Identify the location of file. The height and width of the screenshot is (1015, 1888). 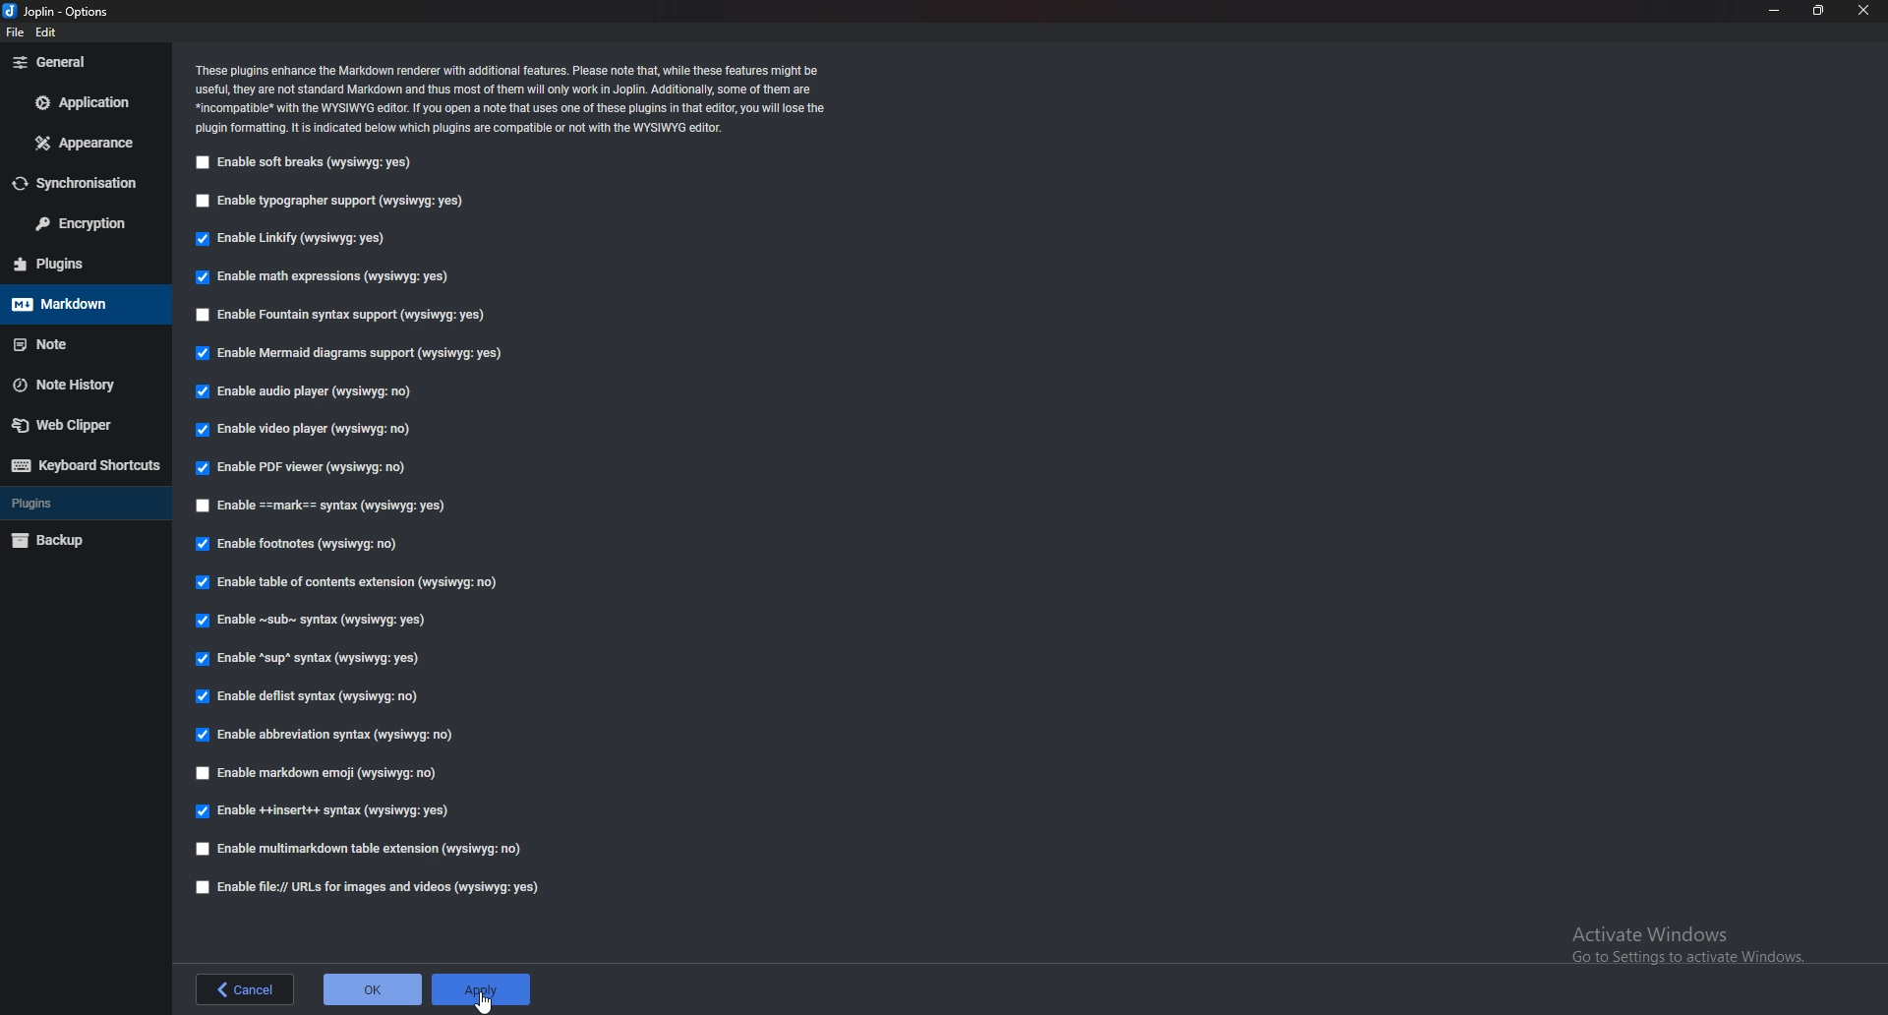
(19, 32).